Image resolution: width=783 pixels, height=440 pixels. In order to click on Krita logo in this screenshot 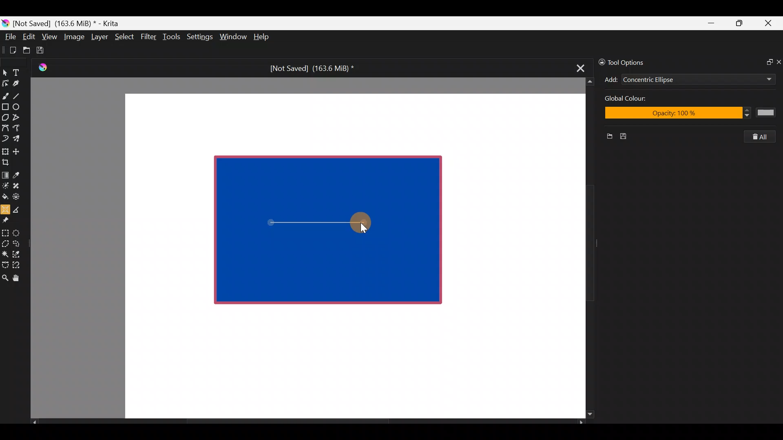, I will do `click(5, 23)`.